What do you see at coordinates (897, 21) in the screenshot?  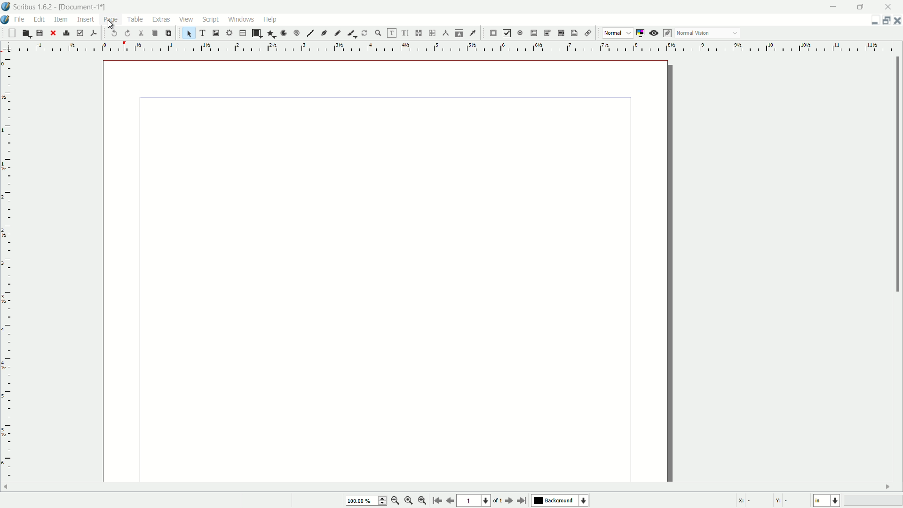 I see `close document` at bounding box center [897, 21].